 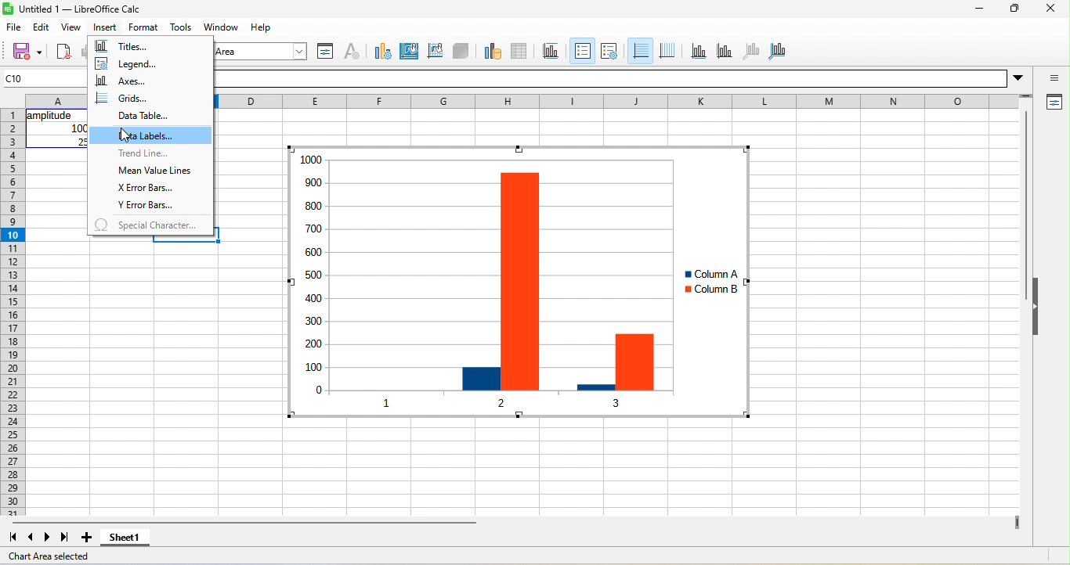 What do you see at coordinates (156, 172) in the screenshot?
I see `mean value lines` at bounding box center [156, 172].